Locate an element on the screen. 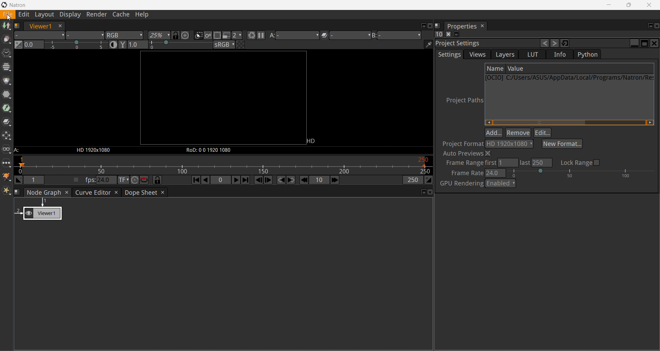 The height and width of the screenshot is (351, 660). Proxy mode is located at coordinates (227, 35).